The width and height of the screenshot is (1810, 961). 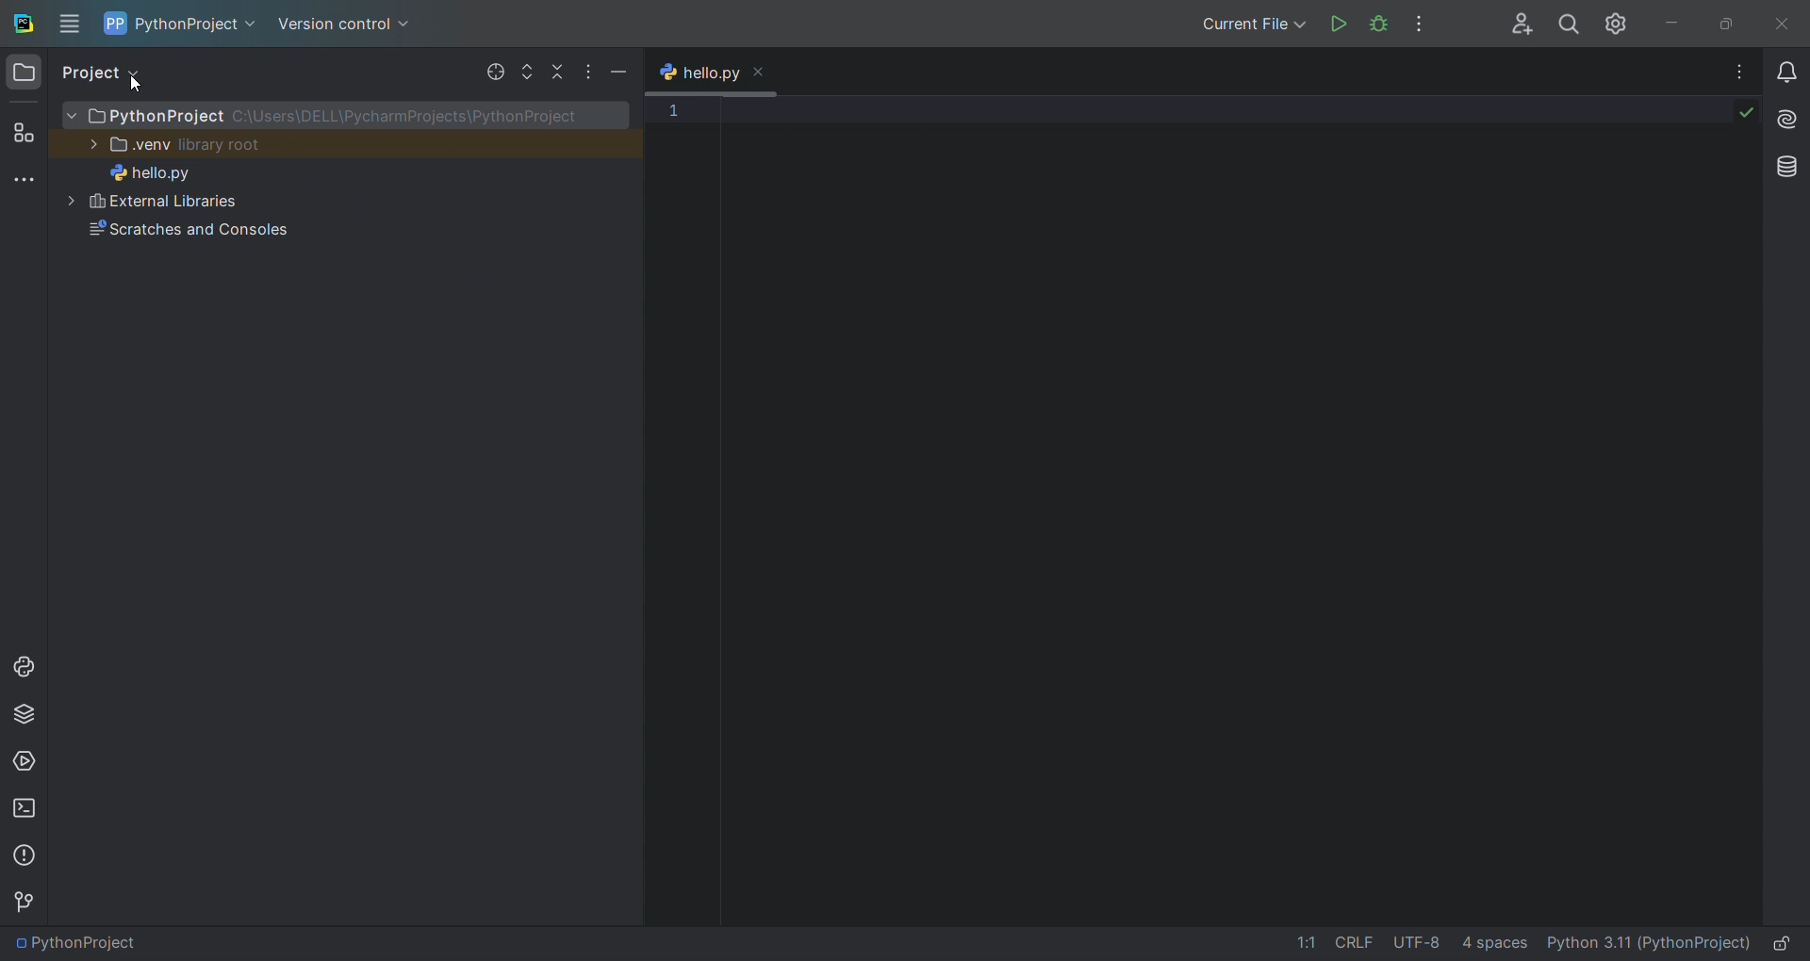 What do you see at coordinates (182, 24) in the screenshot?
I see `project name` at bounding box center [182, 24].